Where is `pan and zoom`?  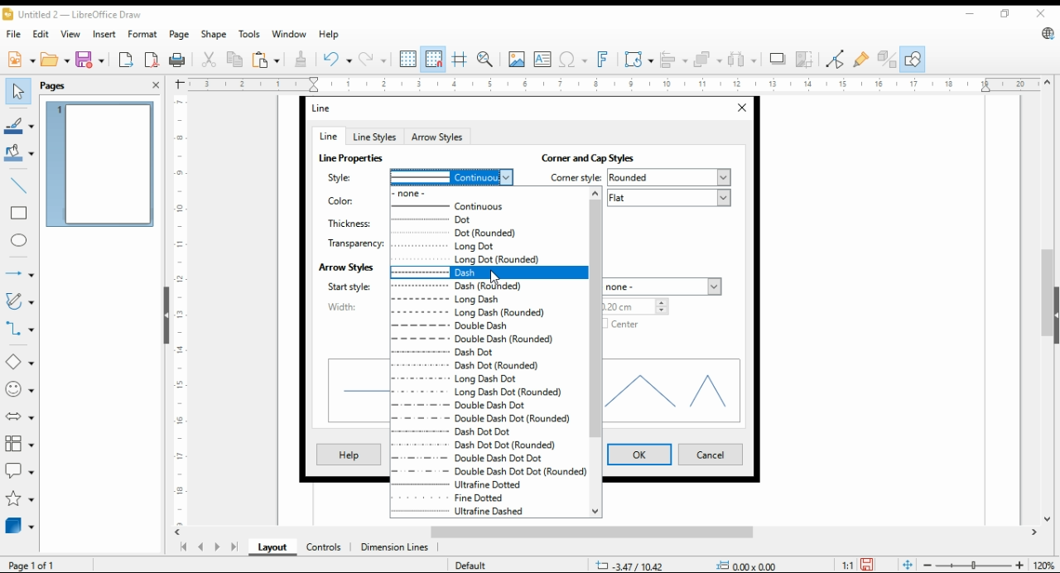
pan and zoom is located at coordinates (486, 60).